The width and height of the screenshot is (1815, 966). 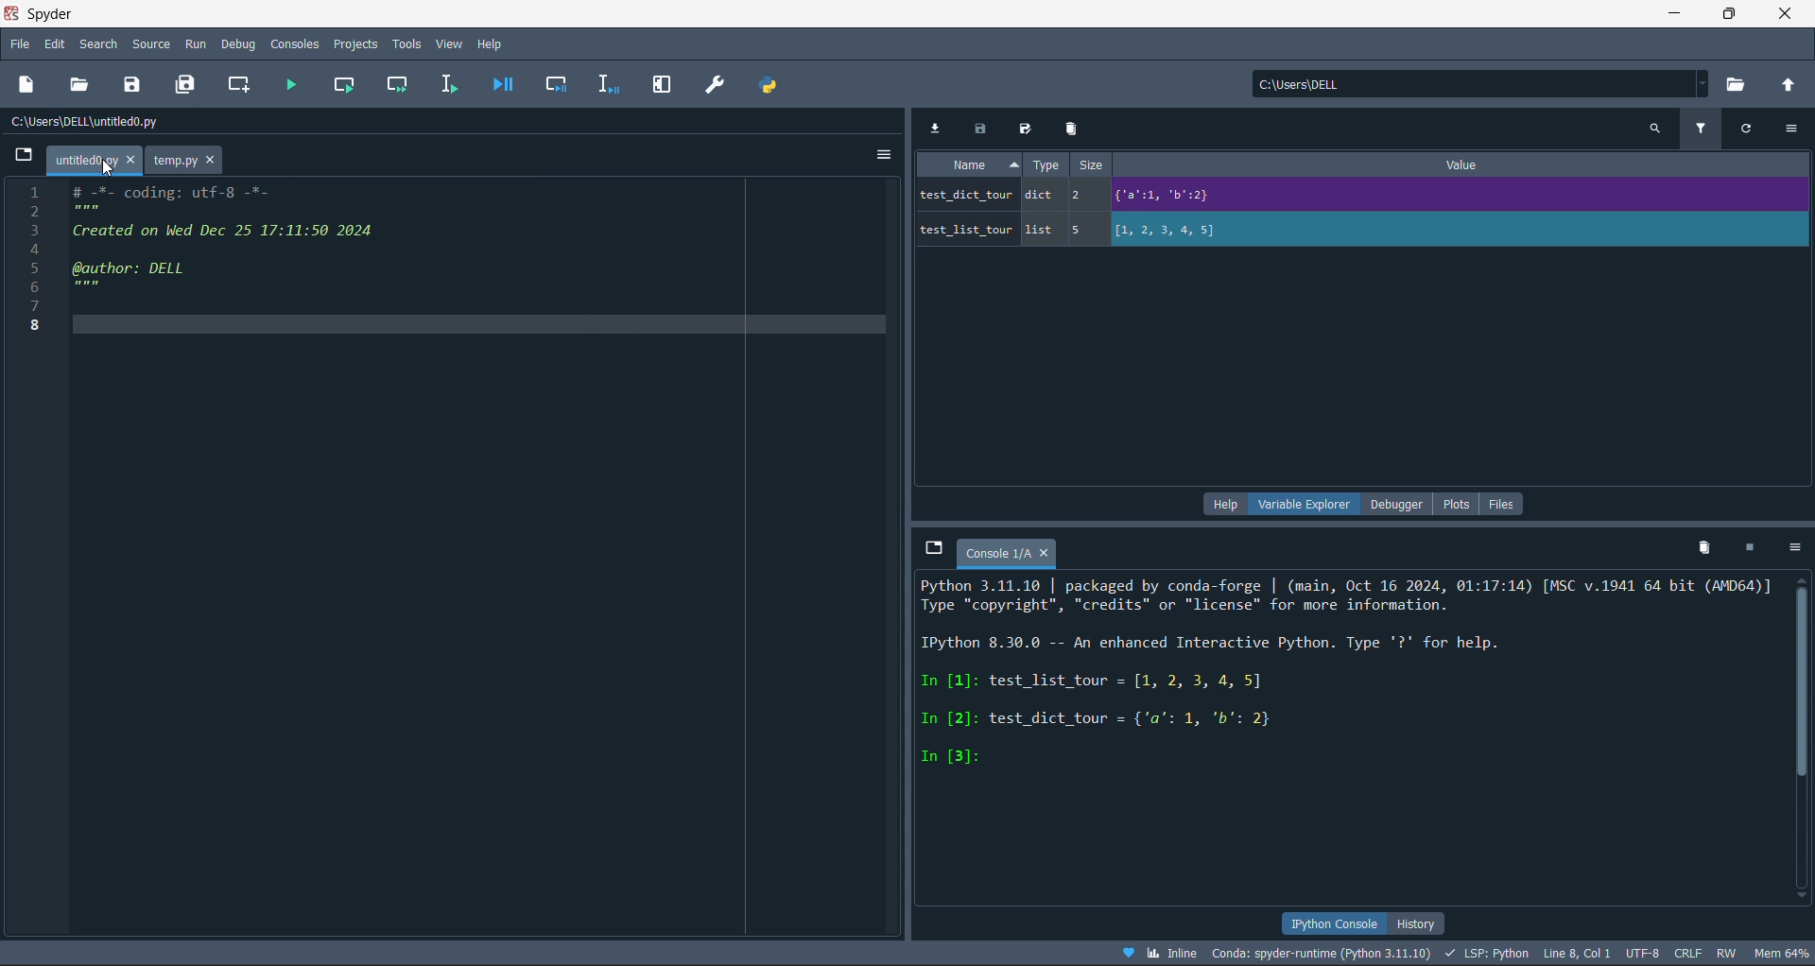 What do you see at coordinates (550, 83) in the screenshot?
I see `debug cell` at bounding box center [550, 83].